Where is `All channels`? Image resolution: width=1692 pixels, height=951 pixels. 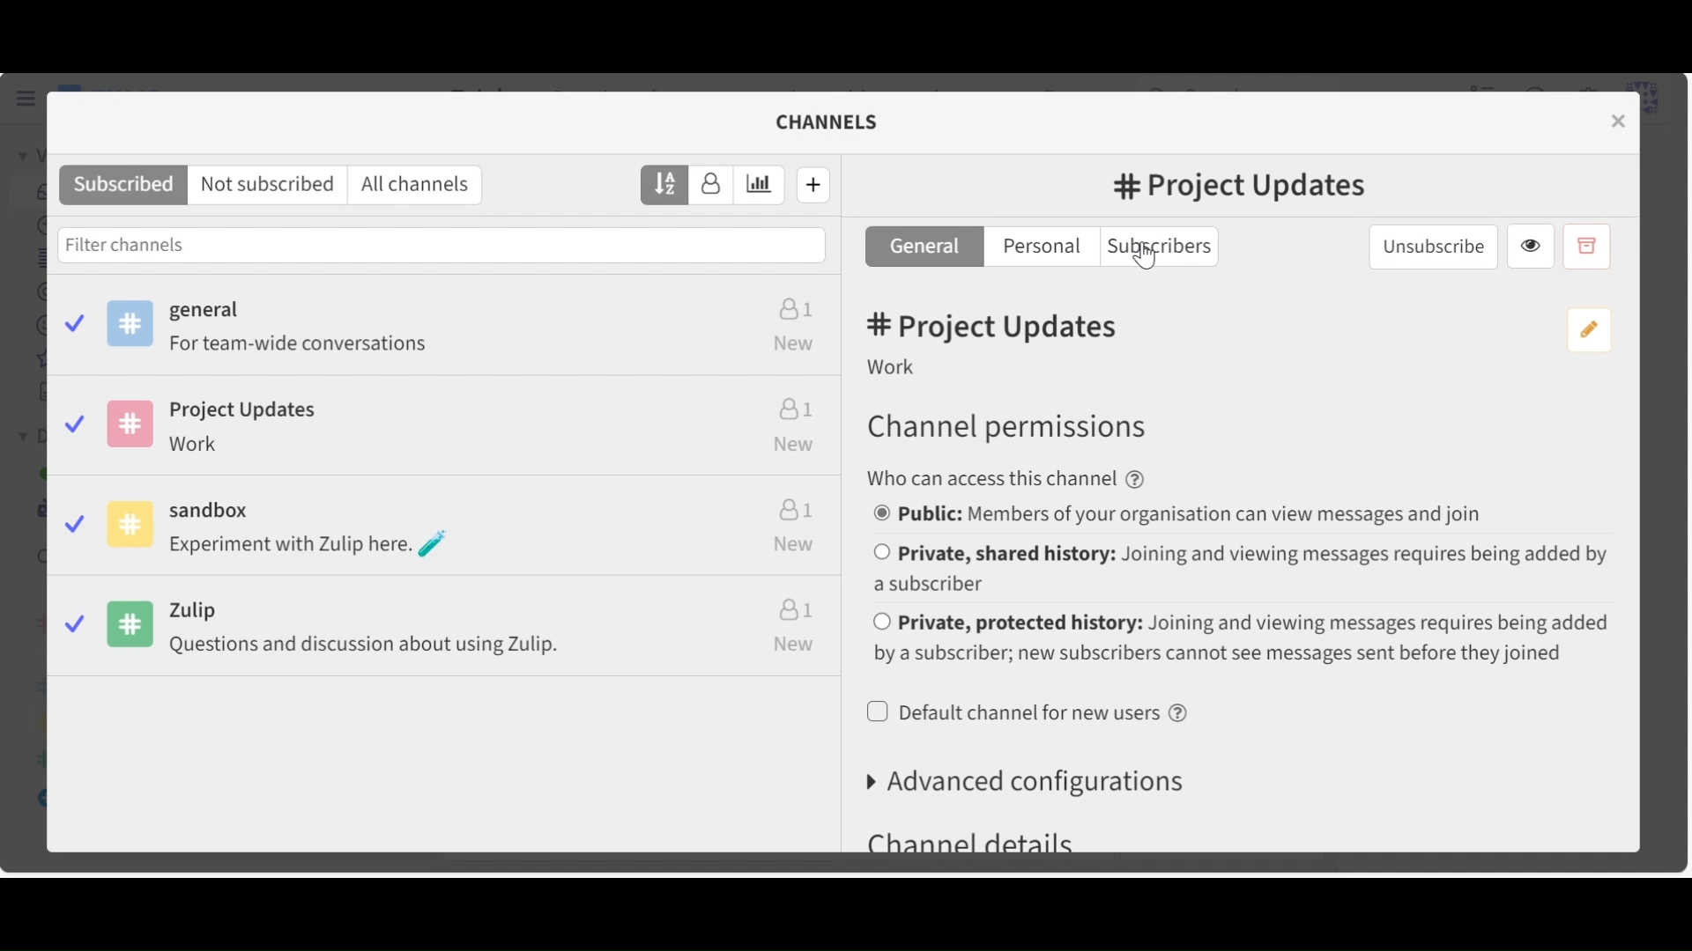
All channels is located at coordinates (417, 185).